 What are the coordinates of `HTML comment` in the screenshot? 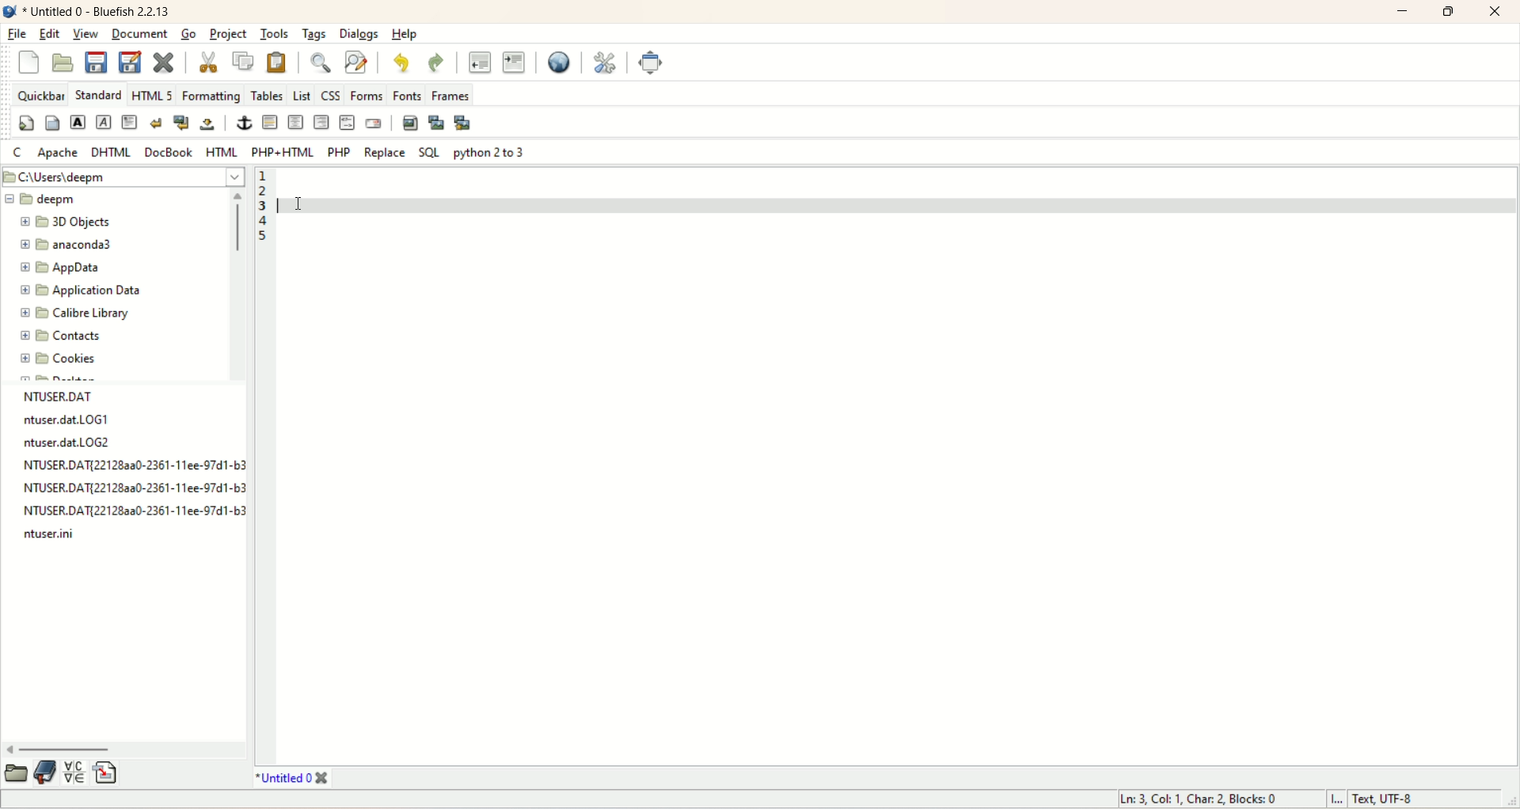 It's located at (346, 124).